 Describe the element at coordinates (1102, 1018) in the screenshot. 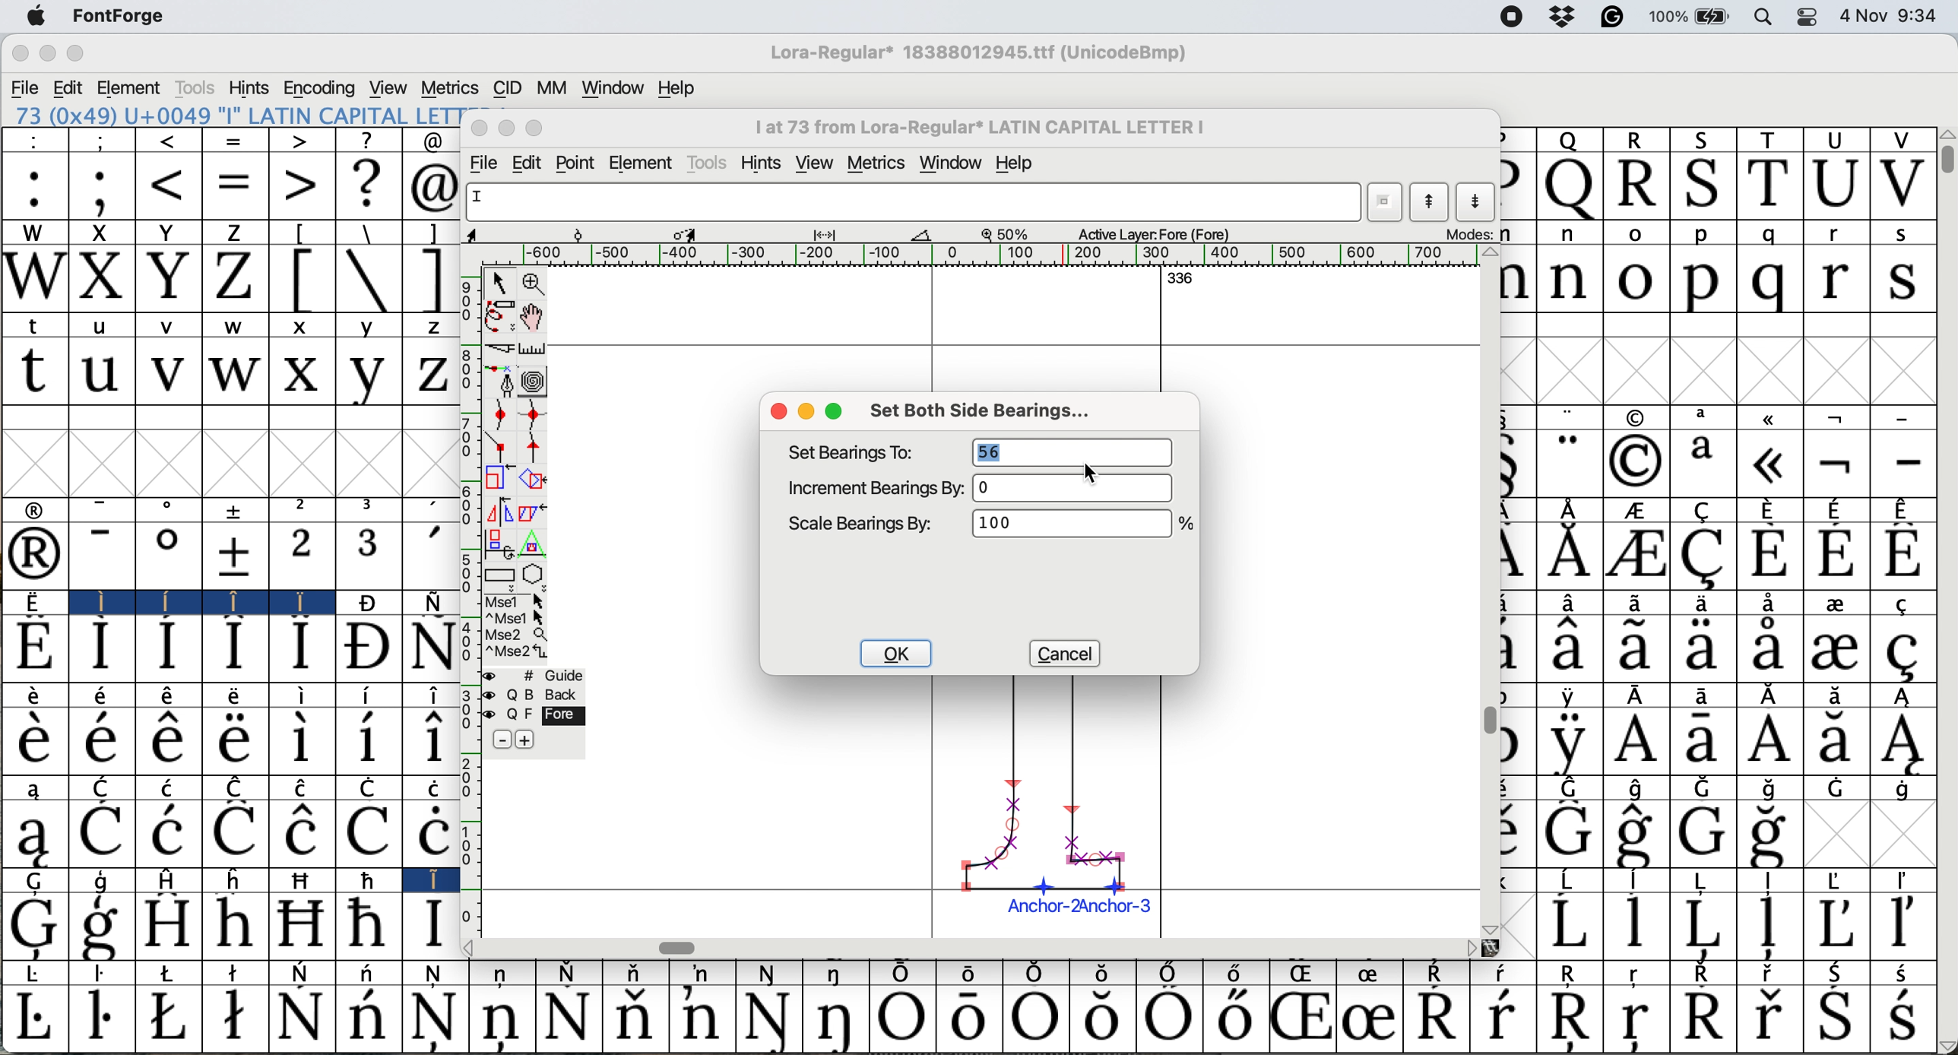

I see `Symbol` at that location.